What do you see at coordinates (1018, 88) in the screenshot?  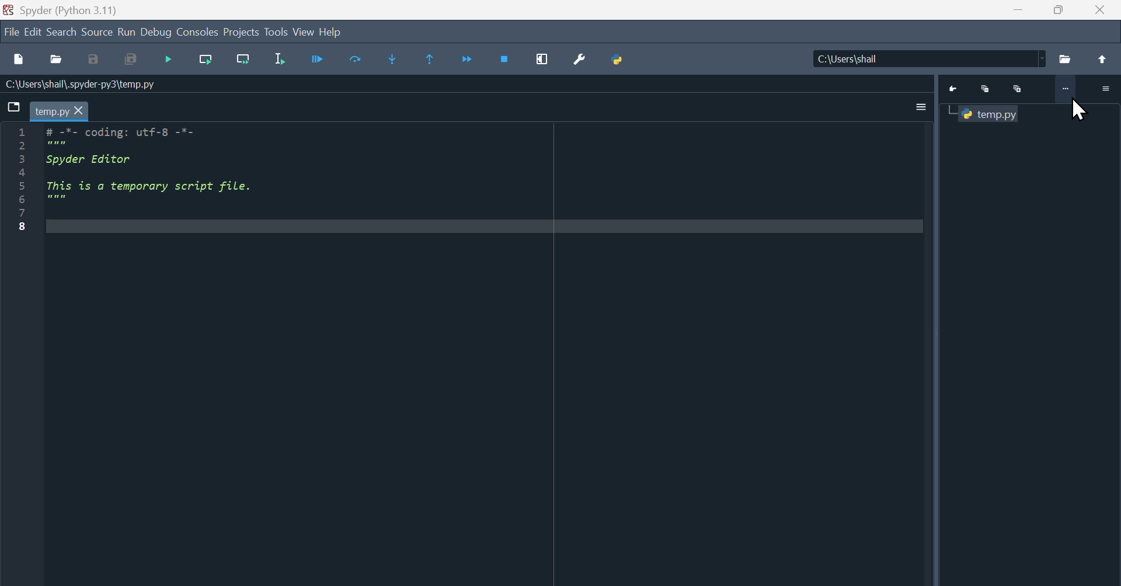 I see `Maximize` at bounding box center [1018, 88].